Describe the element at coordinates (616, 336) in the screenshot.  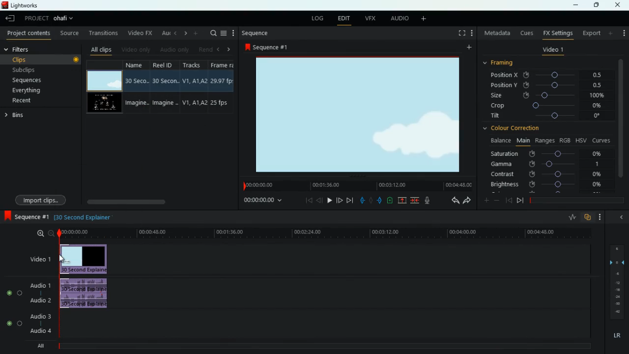
I see `lr` at that location.